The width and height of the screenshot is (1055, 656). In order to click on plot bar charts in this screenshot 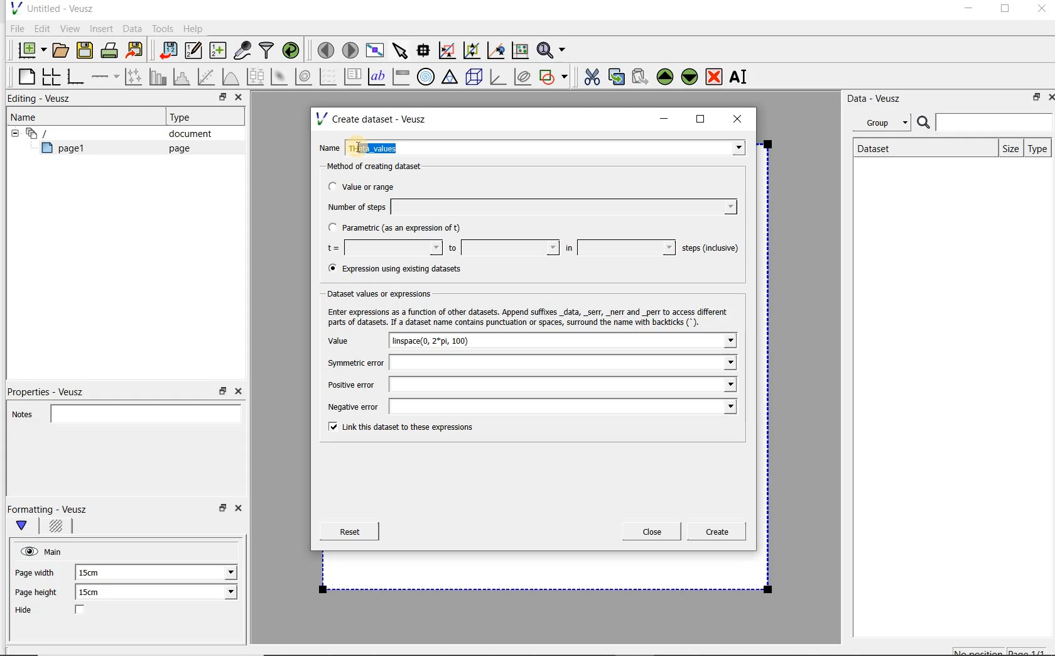, I will do `click(158, 77)`.